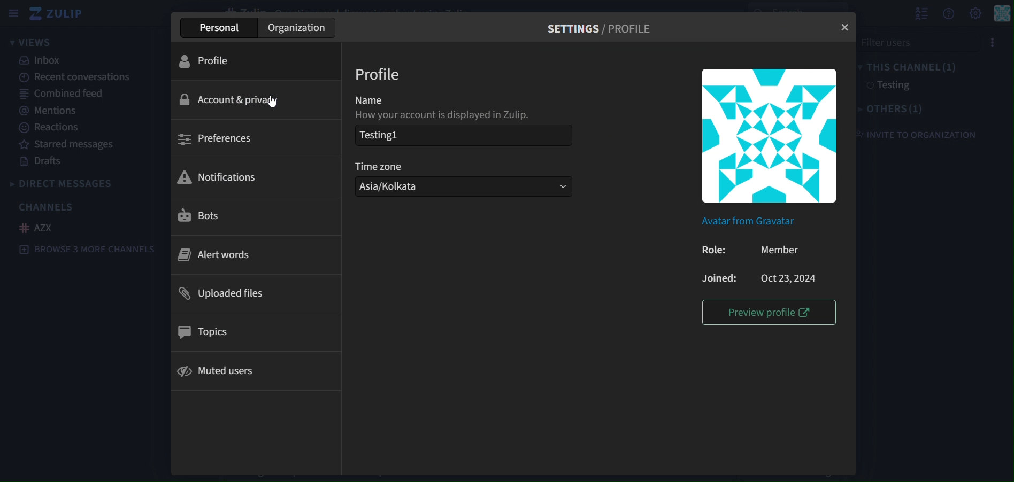 Image resolution: width=1014 pixels, height=482 pixels. I want to click on bots, so click(205, 216).